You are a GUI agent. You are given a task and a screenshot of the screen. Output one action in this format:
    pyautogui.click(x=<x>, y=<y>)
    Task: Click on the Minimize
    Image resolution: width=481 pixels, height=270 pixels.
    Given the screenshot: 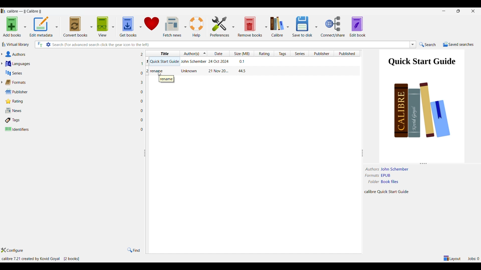 What is the action you would take?
    pyautogui.click(x=444, y=11)
    